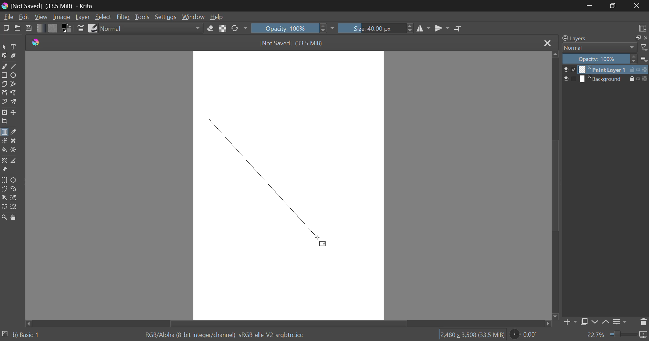 This screenshot has width=649, height=341. I want to click on Calligraphic Line, so click(13, 56).